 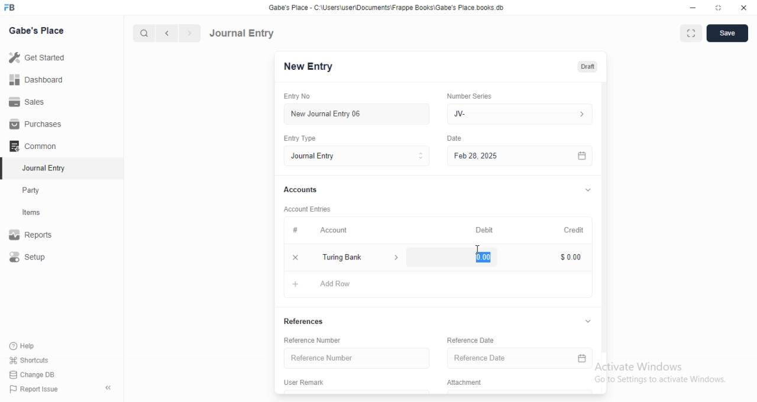 What do you see at coordinates (485, 229) in the screenshot?
I see `Debit` at bounding box center [485, 229].